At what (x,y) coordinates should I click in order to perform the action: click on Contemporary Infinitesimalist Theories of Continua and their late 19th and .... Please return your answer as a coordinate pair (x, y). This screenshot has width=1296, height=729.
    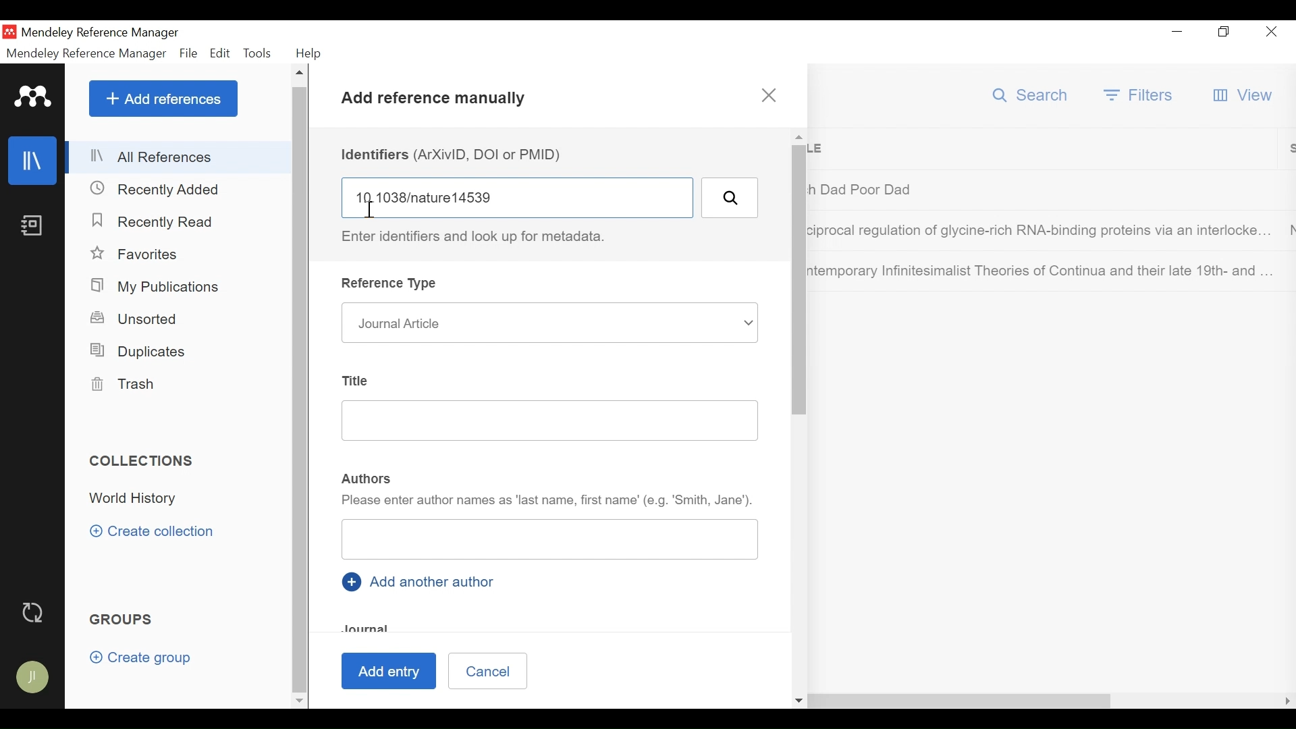
    Looking at the image, I should click on (1042, 271).